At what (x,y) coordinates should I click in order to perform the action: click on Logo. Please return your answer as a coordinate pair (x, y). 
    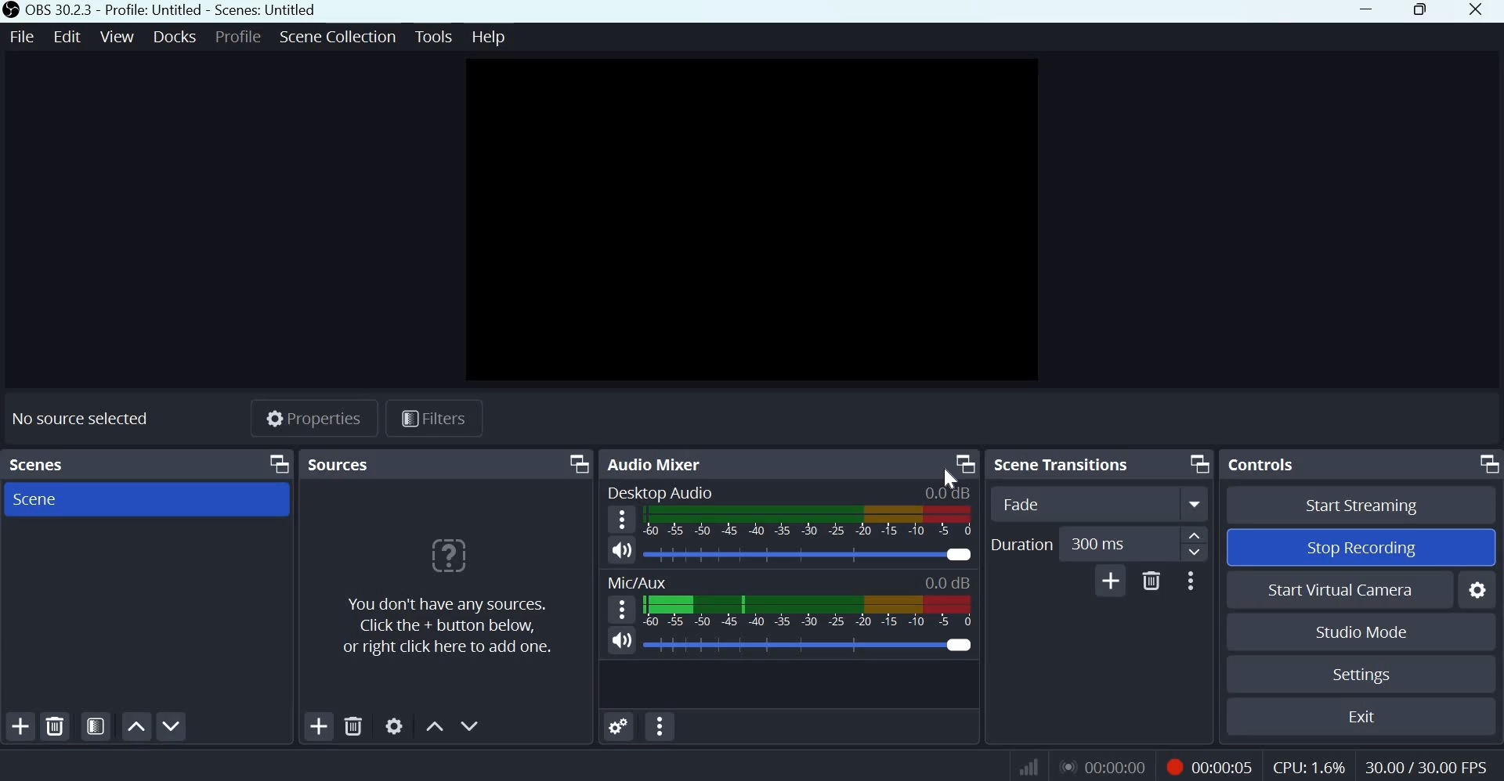
    Looking at the image, I should click on (11, 11).